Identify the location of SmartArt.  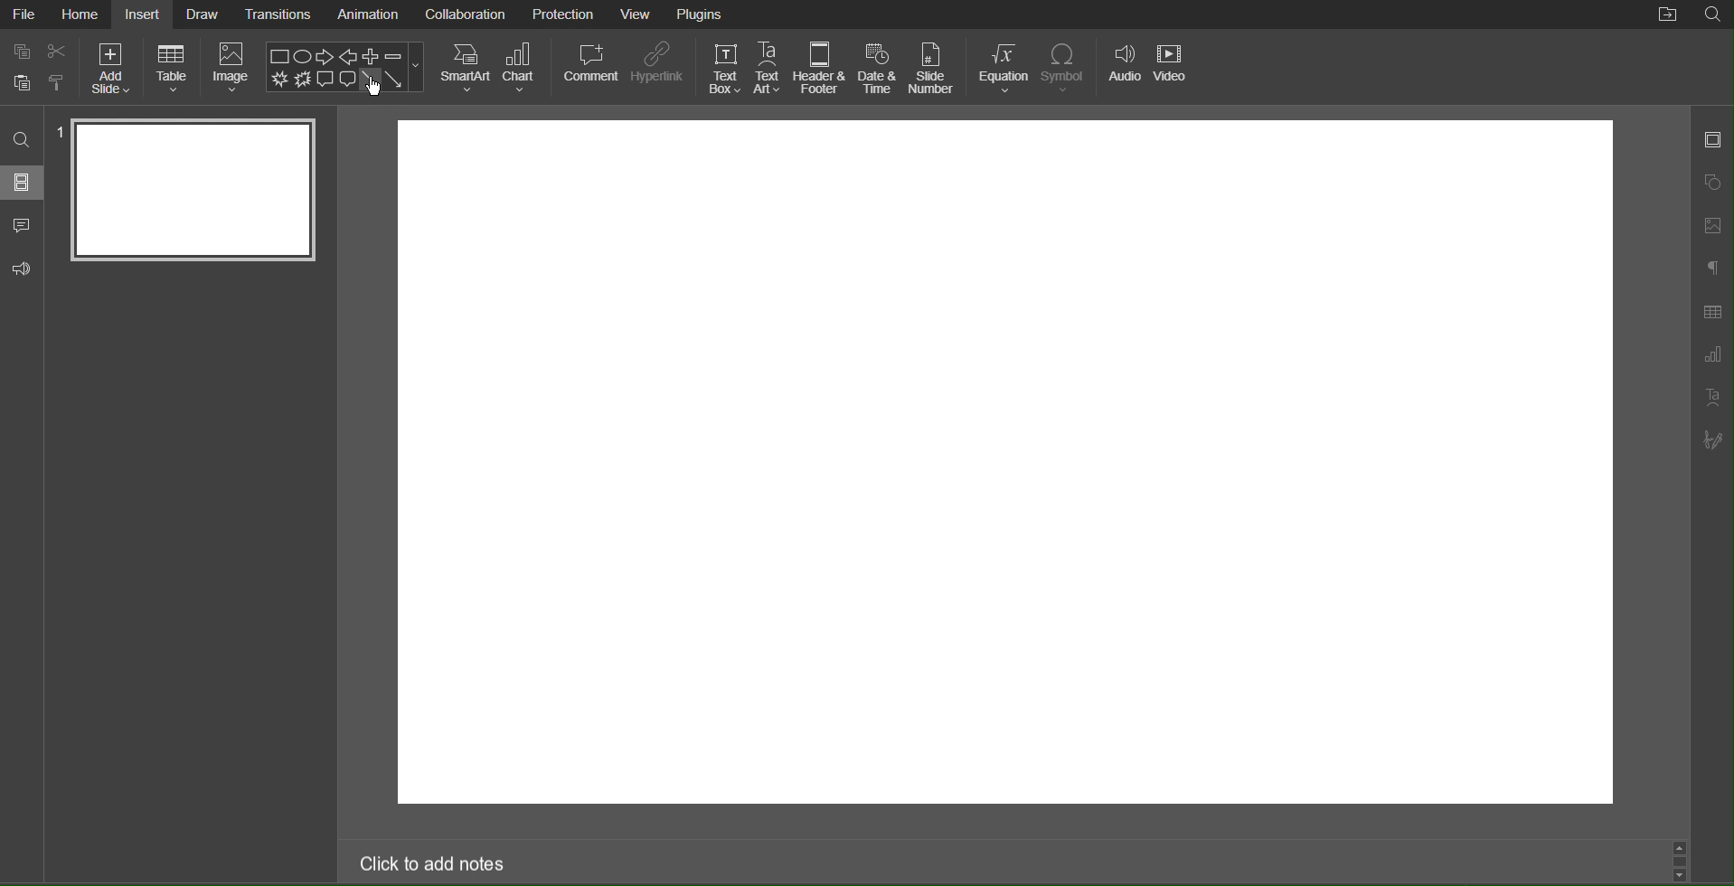
(465, 67).